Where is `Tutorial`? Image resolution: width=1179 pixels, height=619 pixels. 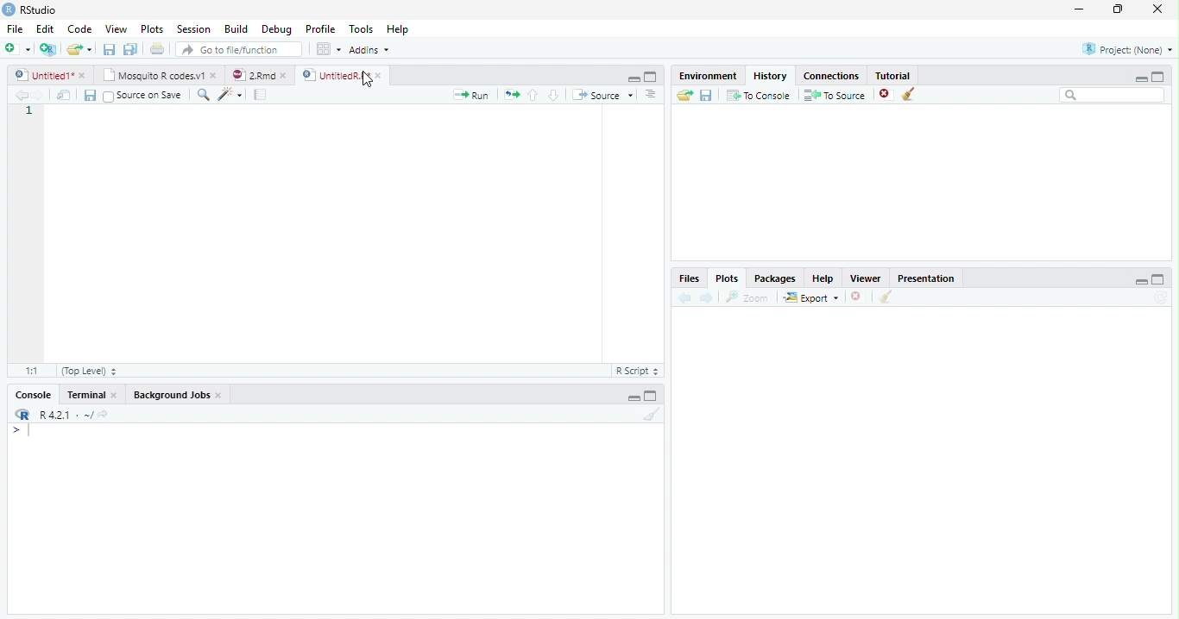 Tutorial is located at coordinates (894, 74).